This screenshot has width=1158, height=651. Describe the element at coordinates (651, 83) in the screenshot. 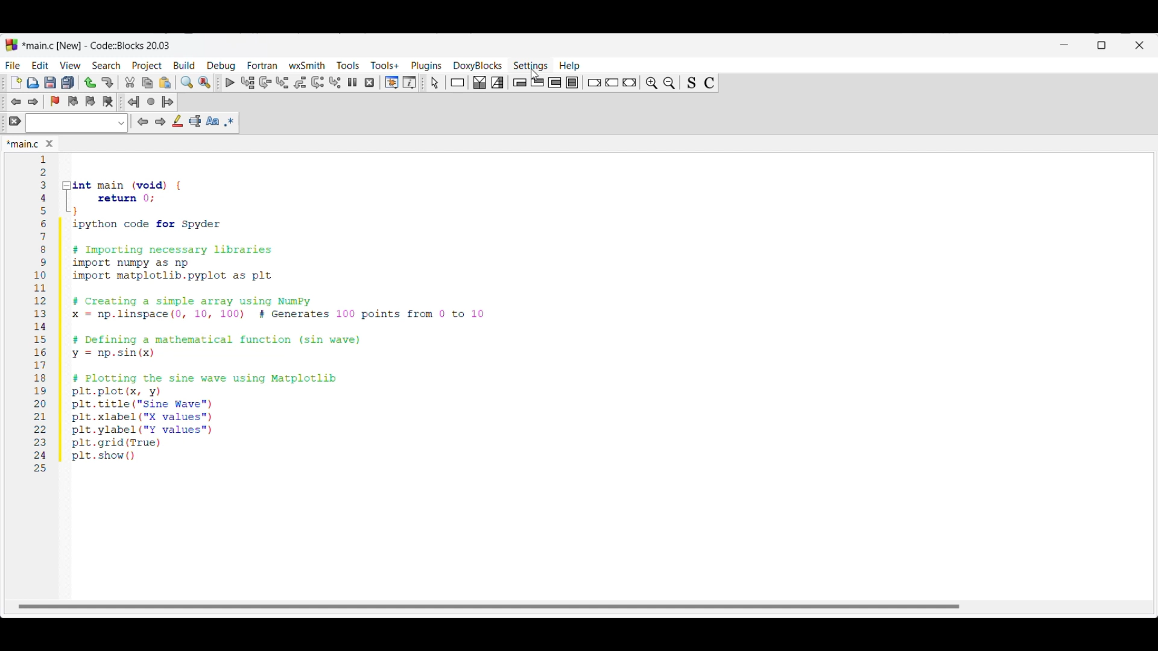

I see `Zoom in` at that location.